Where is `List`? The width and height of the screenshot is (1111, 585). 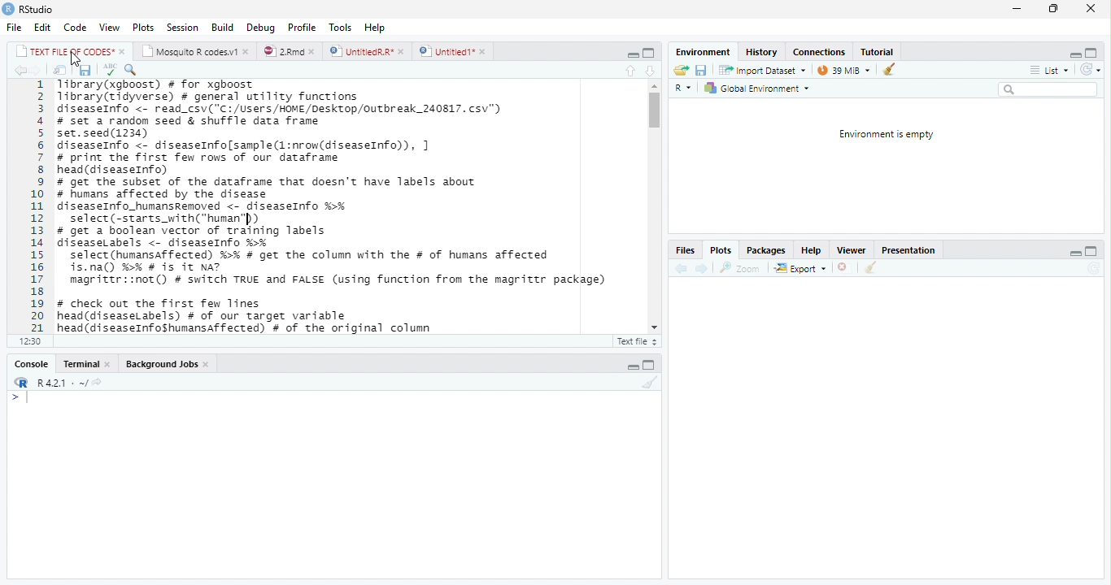
List is located at coordinates (1048, 69).